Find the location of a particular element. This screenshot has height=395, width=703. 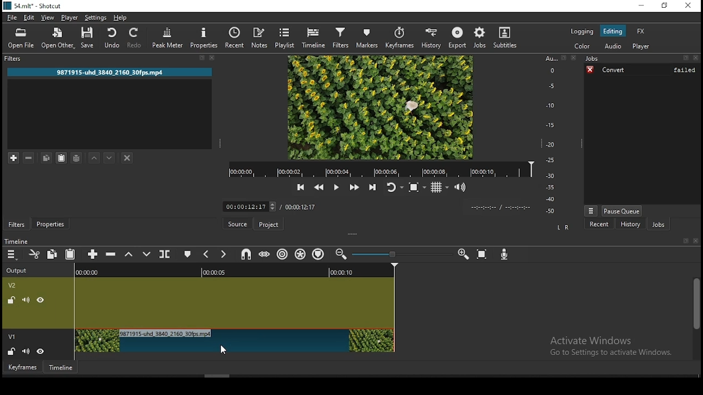

editing is located at coordinates (616, 31).